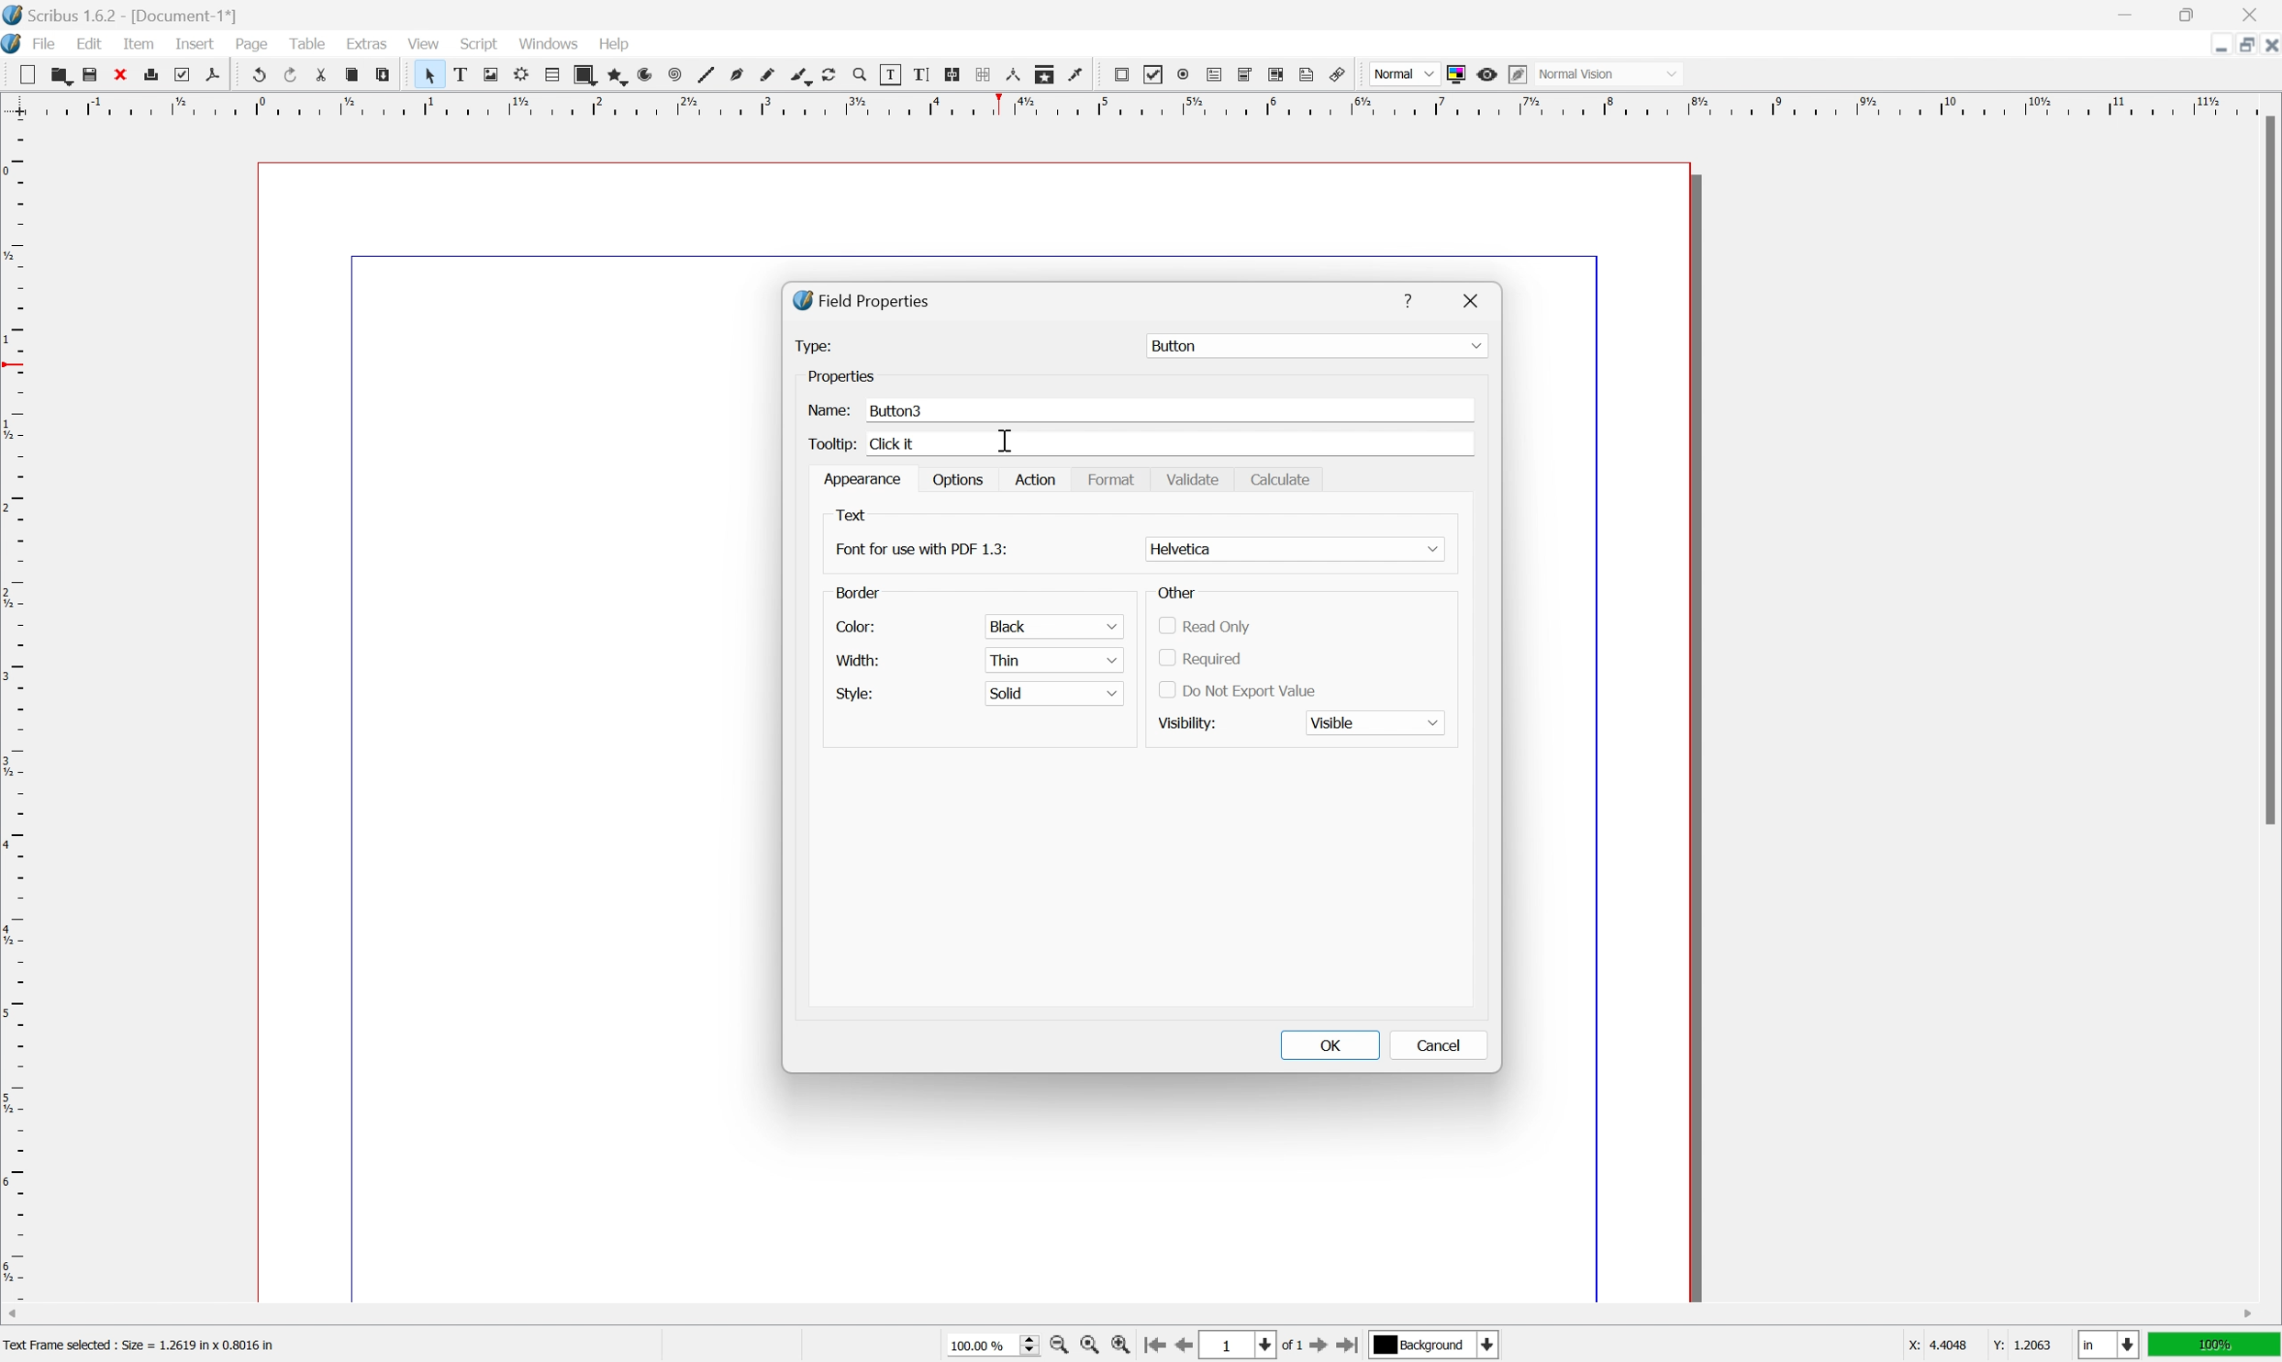 This screenshot has height=1362, width=2282. Describe the element at coordinates (1376, 720) in the screenshot. I see `Visible` at that location.